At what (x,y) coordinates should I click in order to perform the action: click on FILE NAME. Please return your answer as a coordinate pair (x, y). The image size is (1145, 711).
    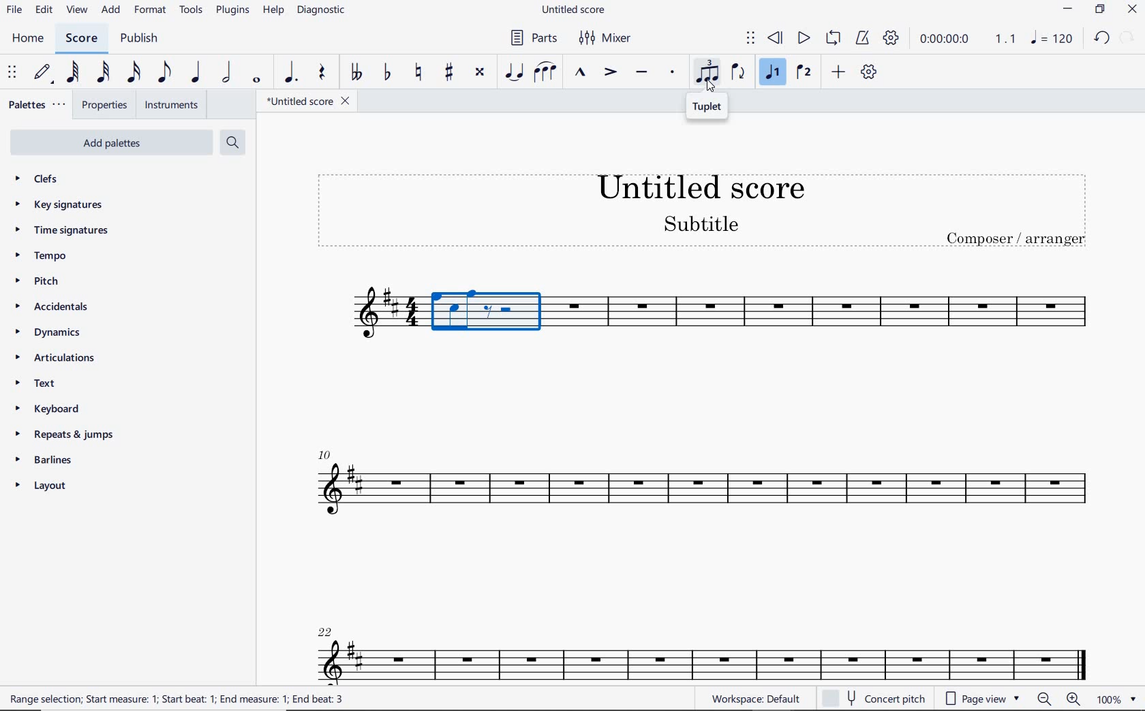
    Looking at the image, I should click on (304, 101).